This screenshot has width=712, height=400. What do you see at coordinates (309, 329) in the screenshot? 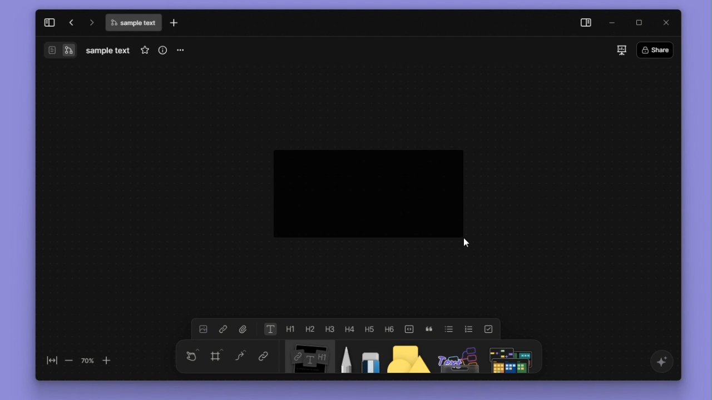
I see `heading 2` at bounding box center [309, 329].